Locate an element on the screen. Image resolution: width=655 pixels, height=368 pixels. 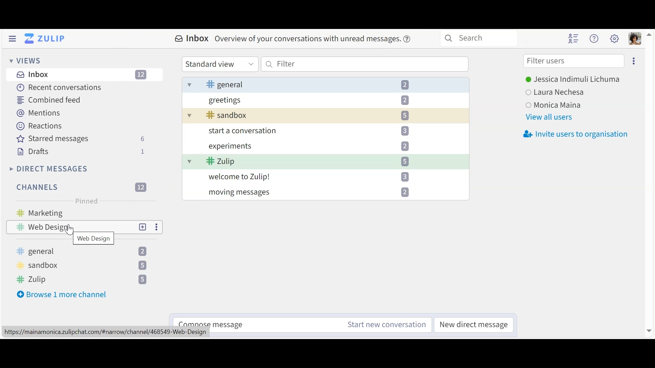
Settings is located at coordinates (615, 38).